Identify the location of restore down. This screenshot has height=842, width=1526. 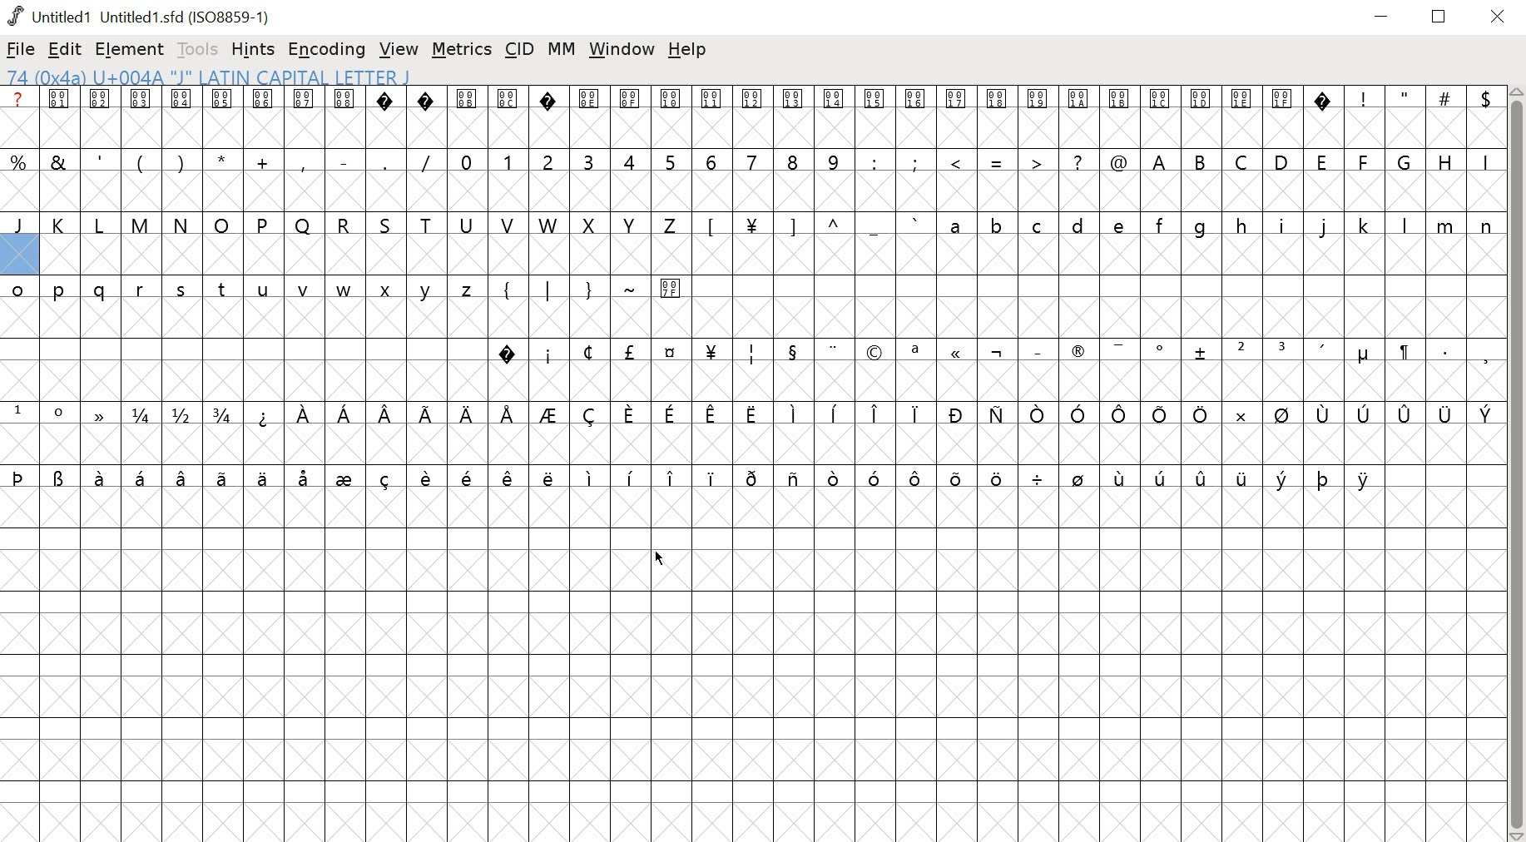
(1439, 17).